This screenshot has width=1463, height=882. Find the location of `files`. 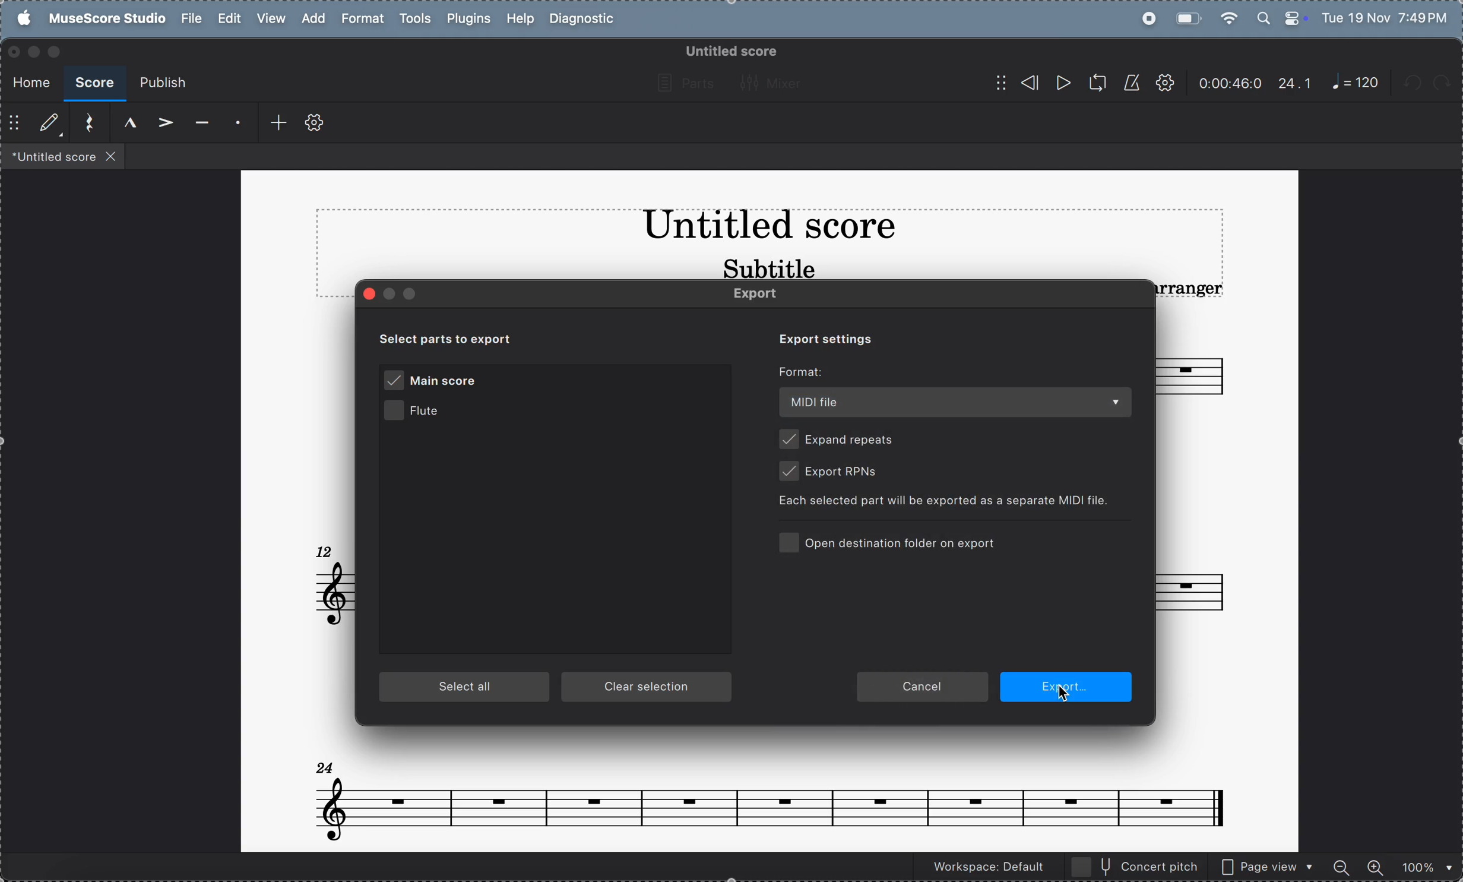

files is located at coordinates (64, 156).